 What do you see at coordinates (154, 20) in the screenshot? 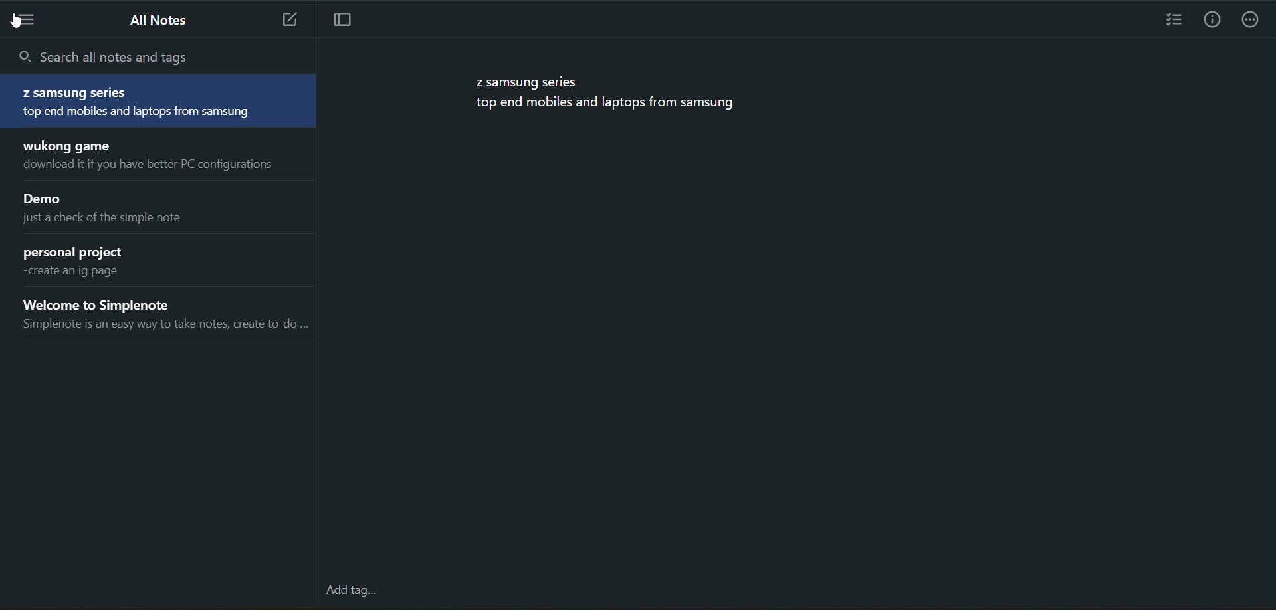
I see `all notes` at bounding box center [154, 20].